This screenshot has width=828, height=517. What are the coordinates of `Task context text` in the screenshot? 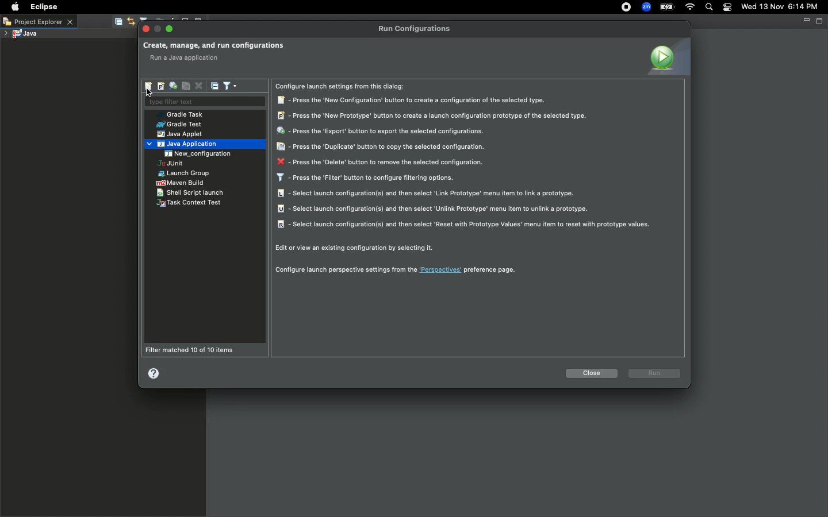 It's located at (190, 203).